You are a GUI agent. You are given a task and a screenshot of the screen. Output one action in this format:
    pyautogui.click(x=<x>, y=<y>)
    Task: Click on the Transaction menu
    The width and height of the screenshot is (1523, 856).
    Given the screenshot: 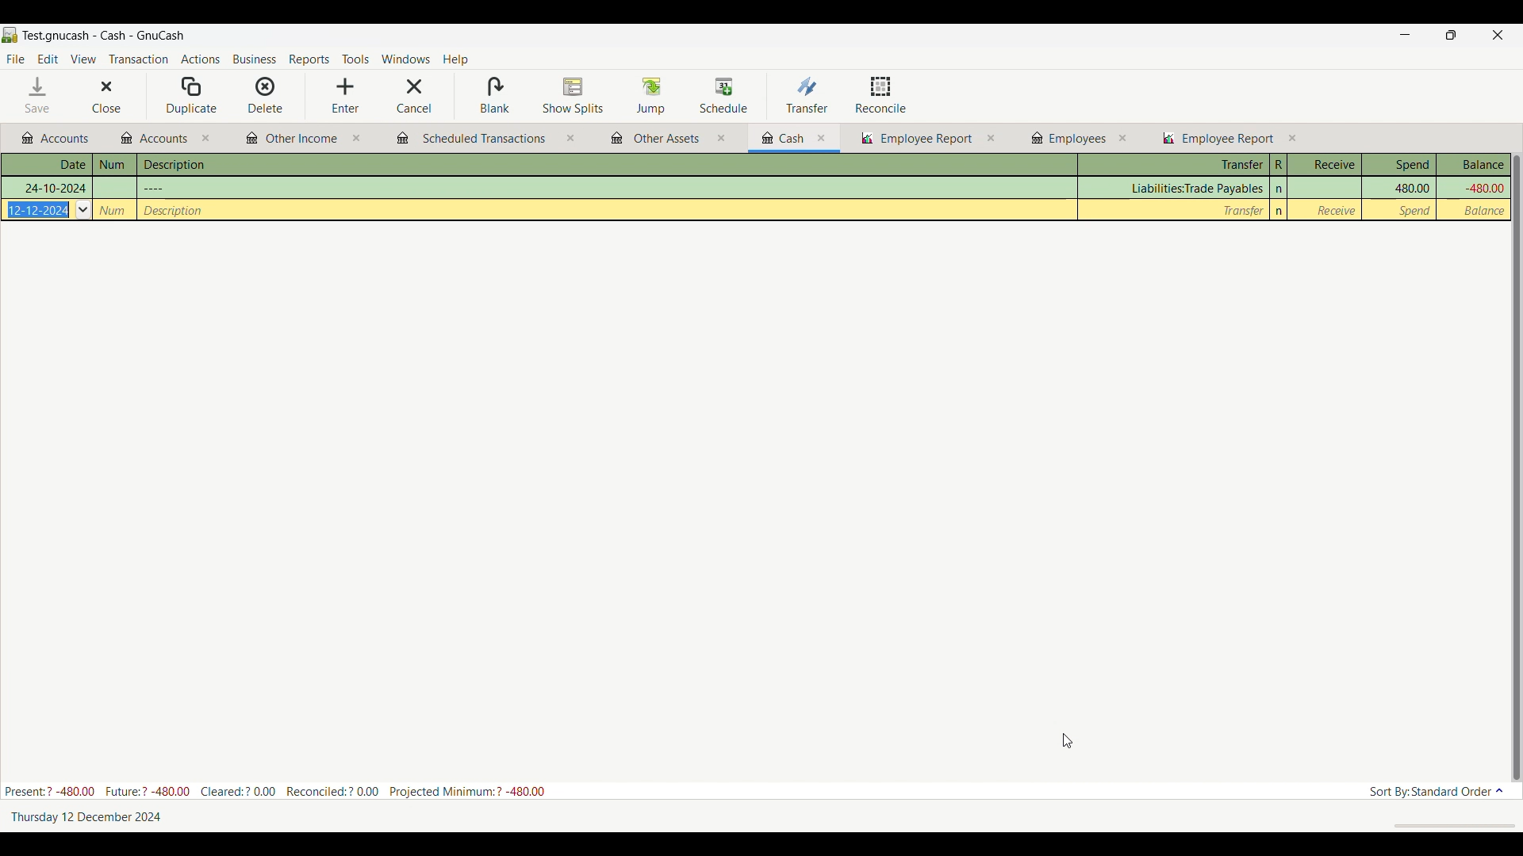 What is the action you would take?
    pyautogui.click(x=138, y=59)
    